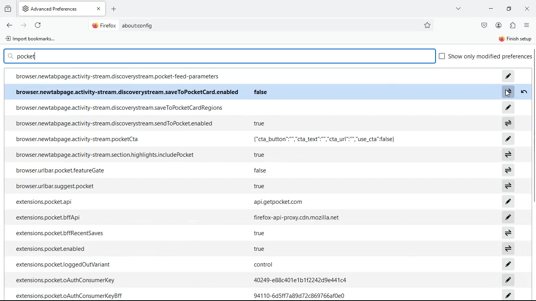 The image size is (536, 301). What do you see at coordinates (258, 25) in the screenshot?
I see `Search bar` at bounding box center [258, 25].